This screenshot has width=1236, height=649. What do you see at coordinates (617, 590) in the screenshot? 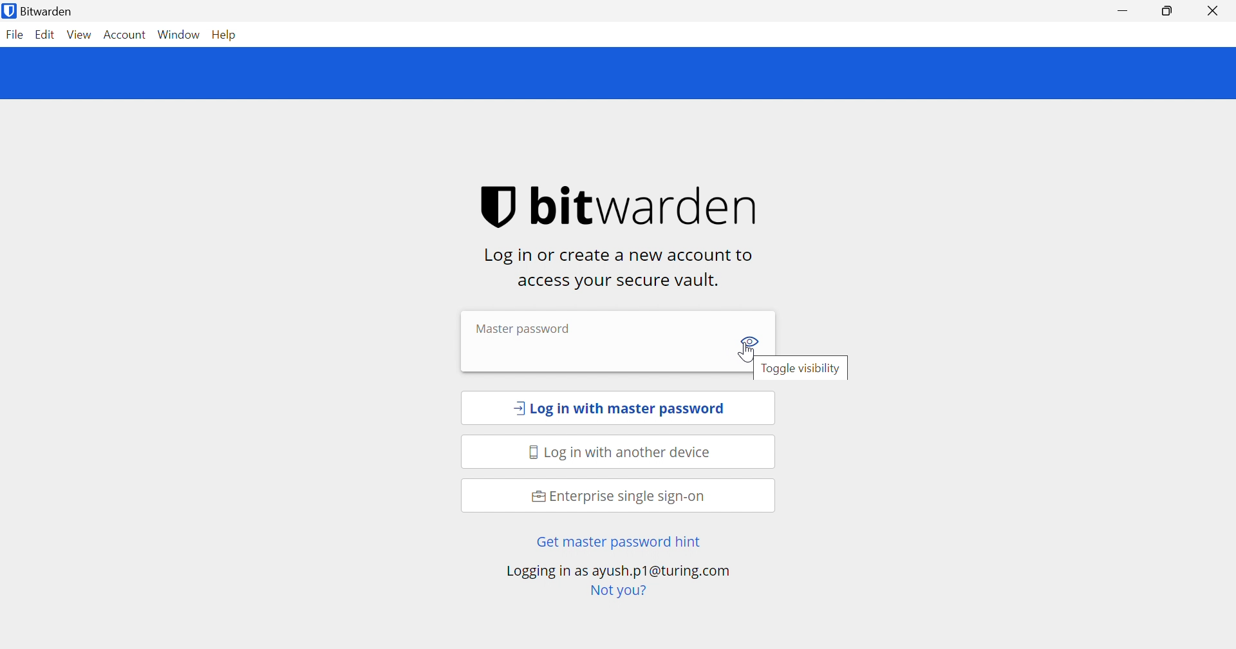
I see `Not you?` at bounding box center [617, 590].